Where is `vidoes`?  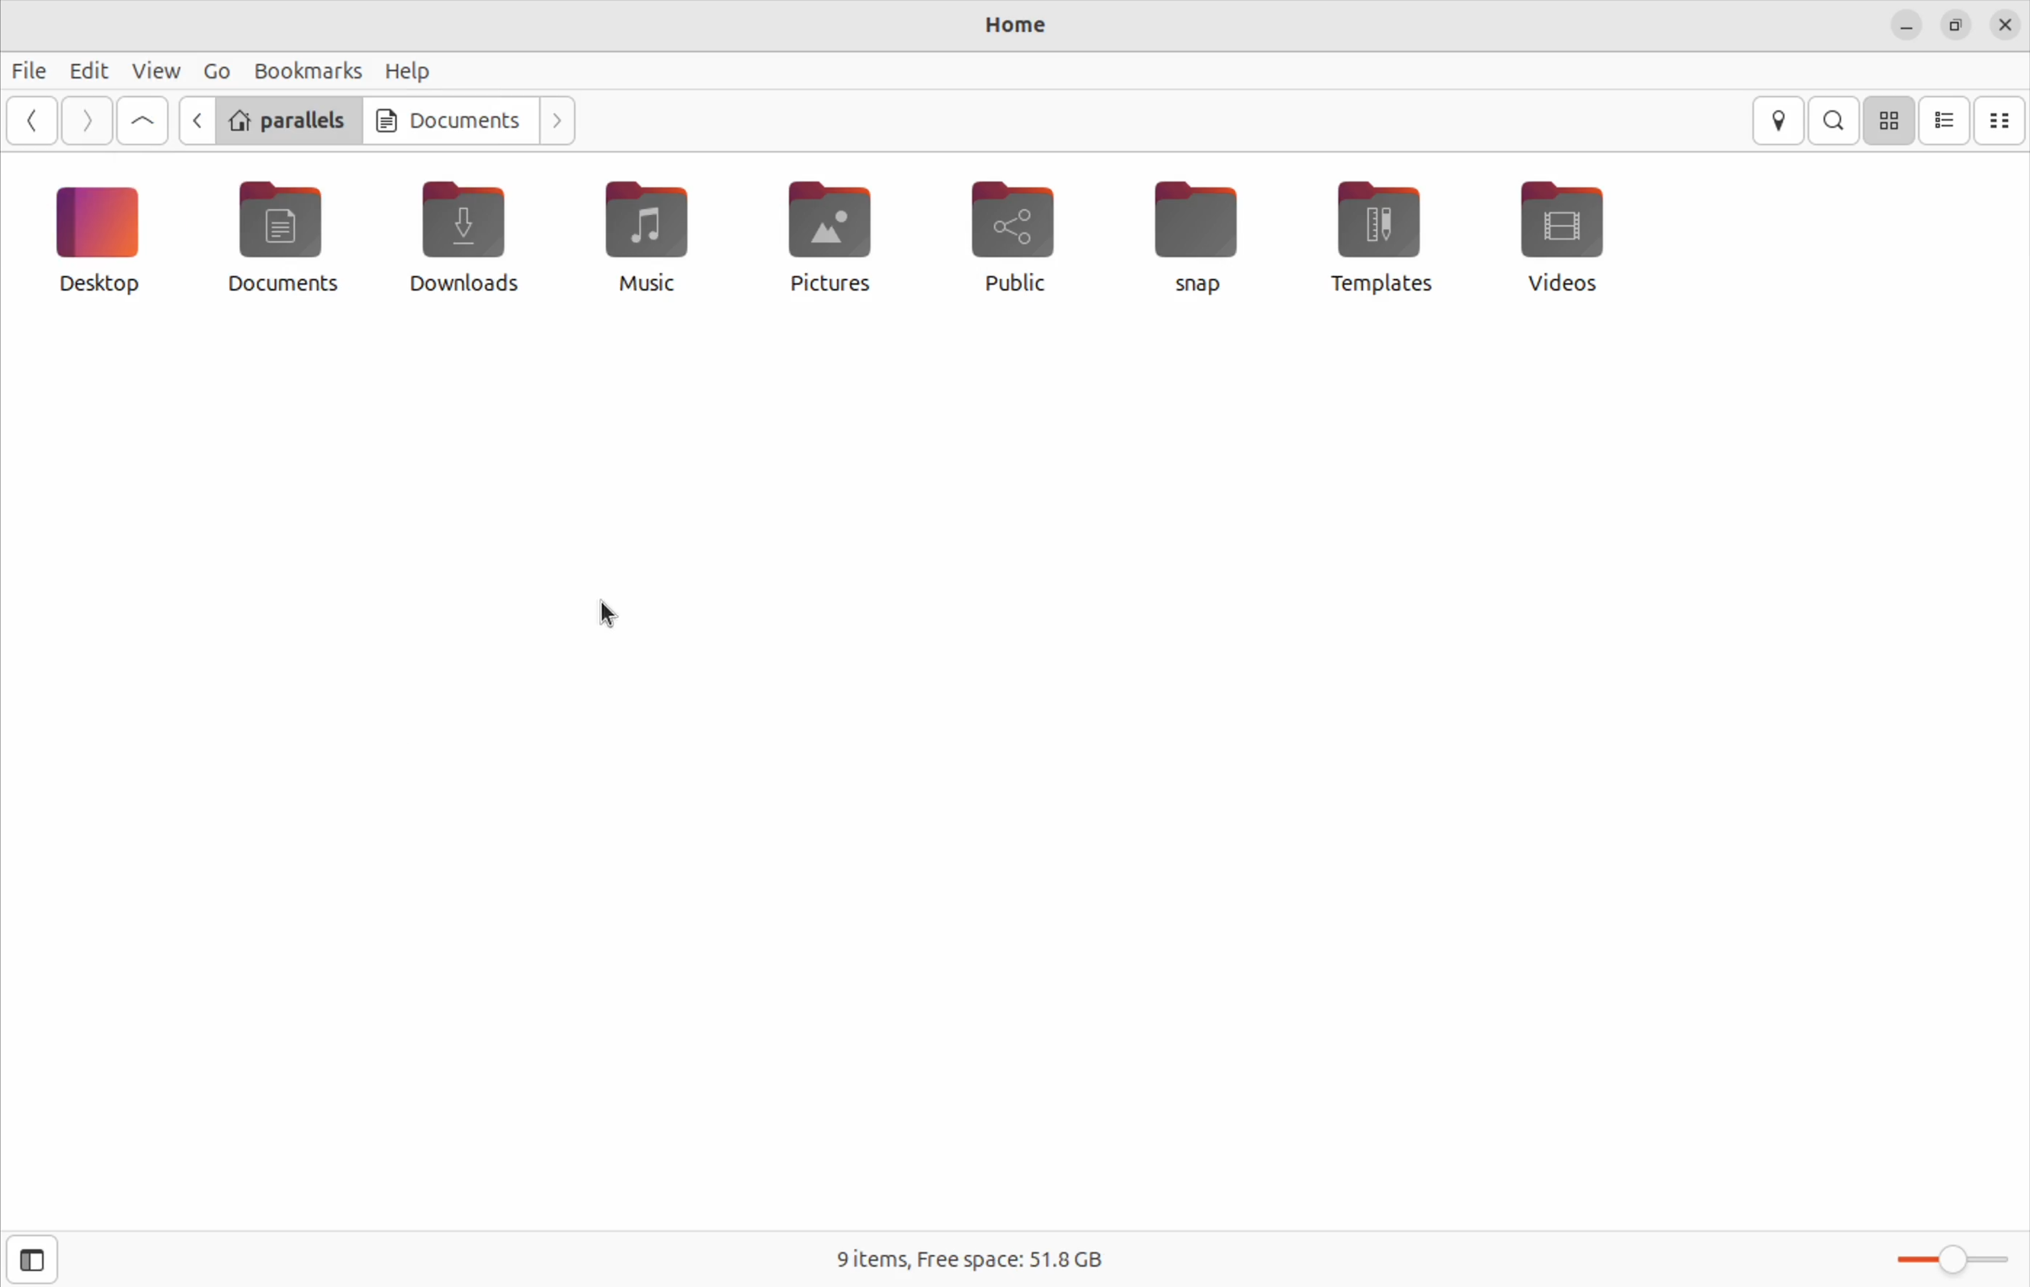
vidoes is located at coordinates (1549, 233).